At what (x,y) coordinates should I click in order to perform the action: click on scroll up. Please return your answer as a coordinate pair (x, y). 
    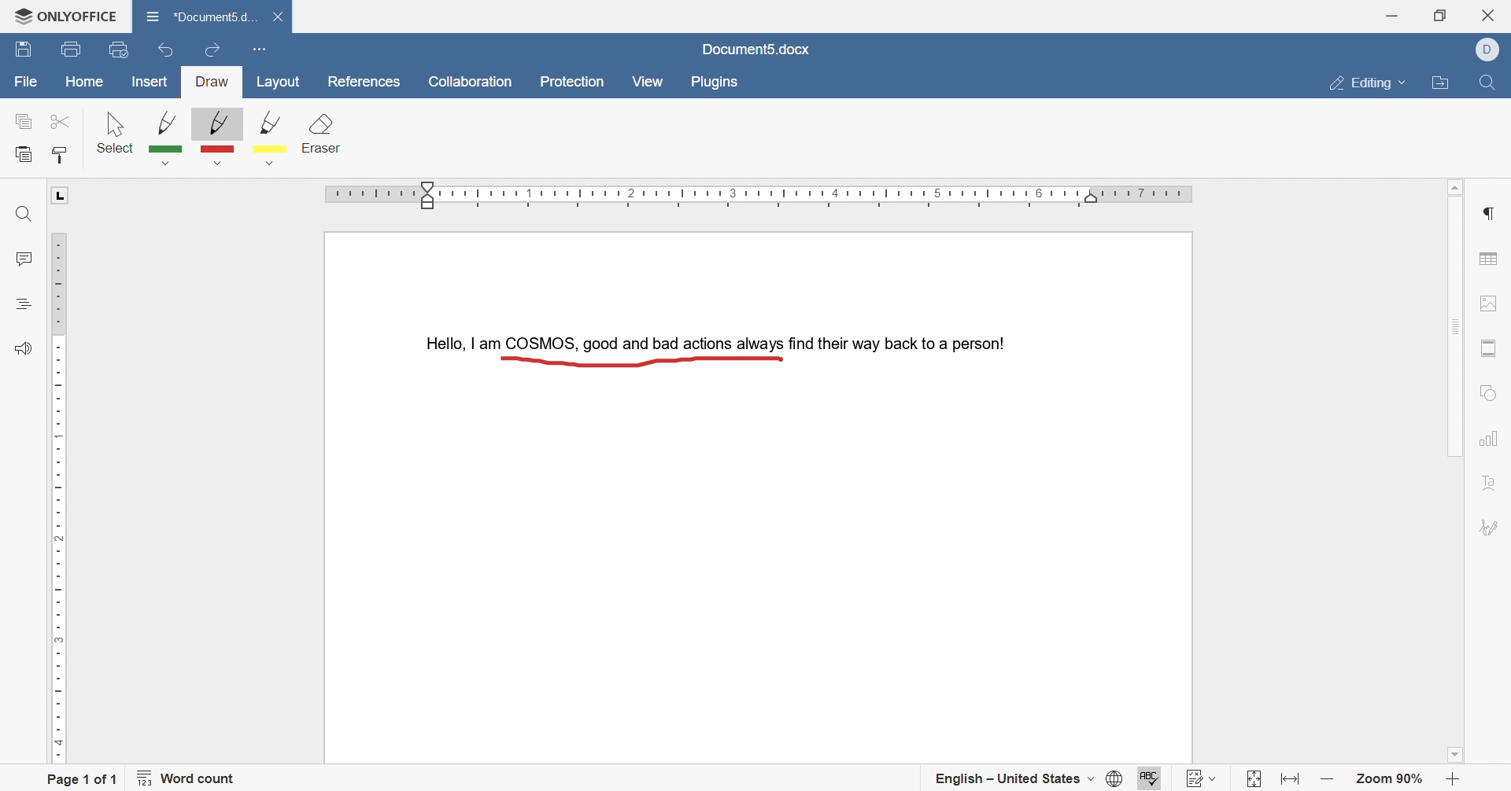
    Looking at the image, I should click on (1460, 184).